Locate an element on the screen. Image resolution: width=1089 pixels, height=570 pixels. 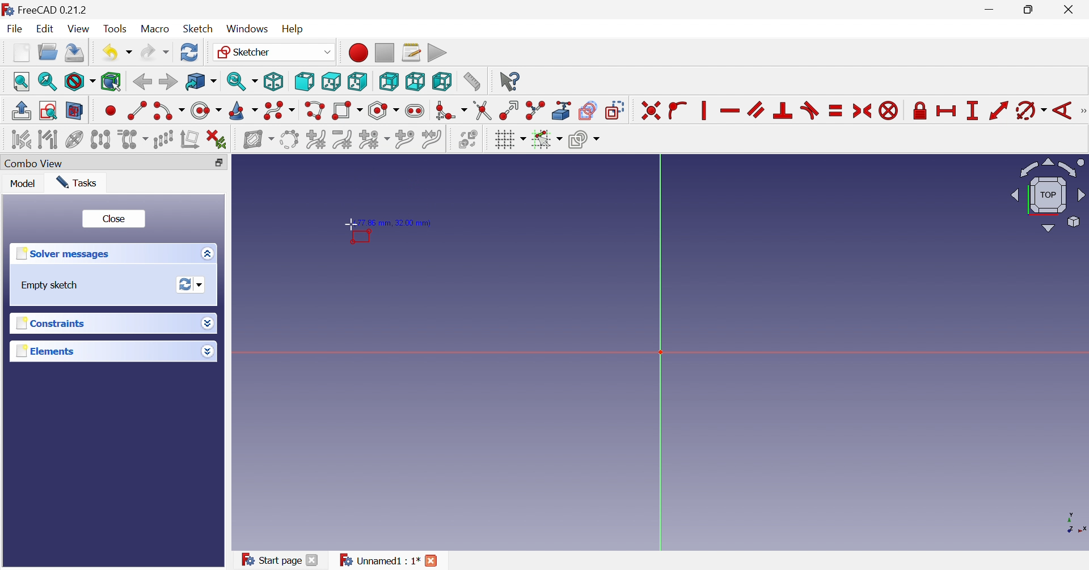
Extend edge is located at coordinates (508, 110).